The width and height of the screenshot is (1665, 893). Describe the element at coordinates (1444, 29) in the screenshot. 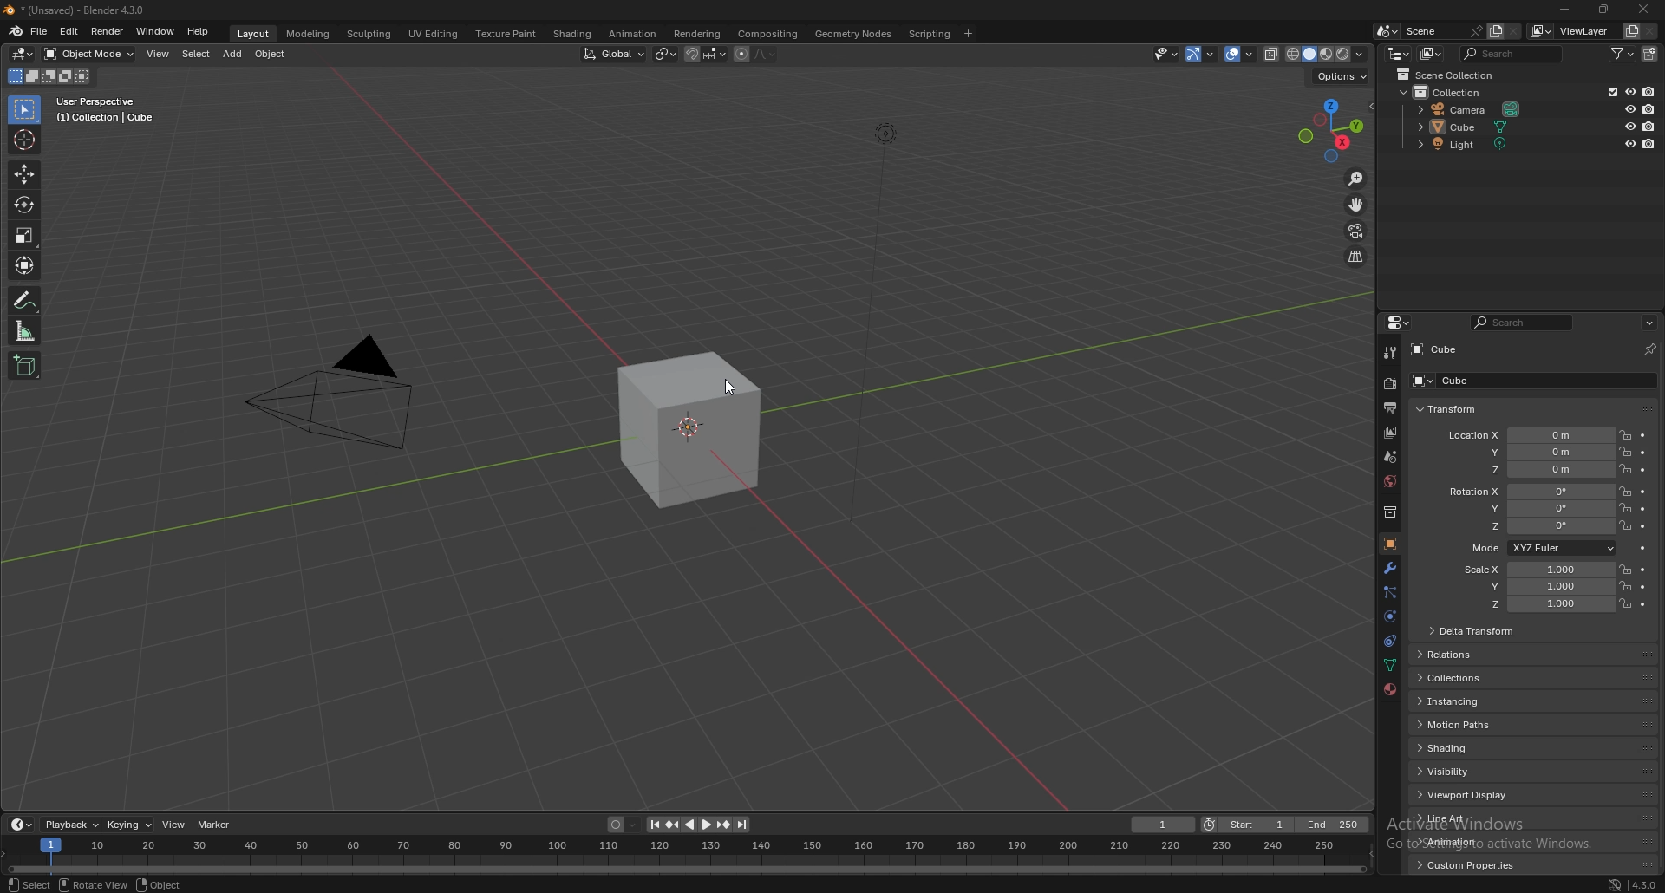

I see `scene` at that location.